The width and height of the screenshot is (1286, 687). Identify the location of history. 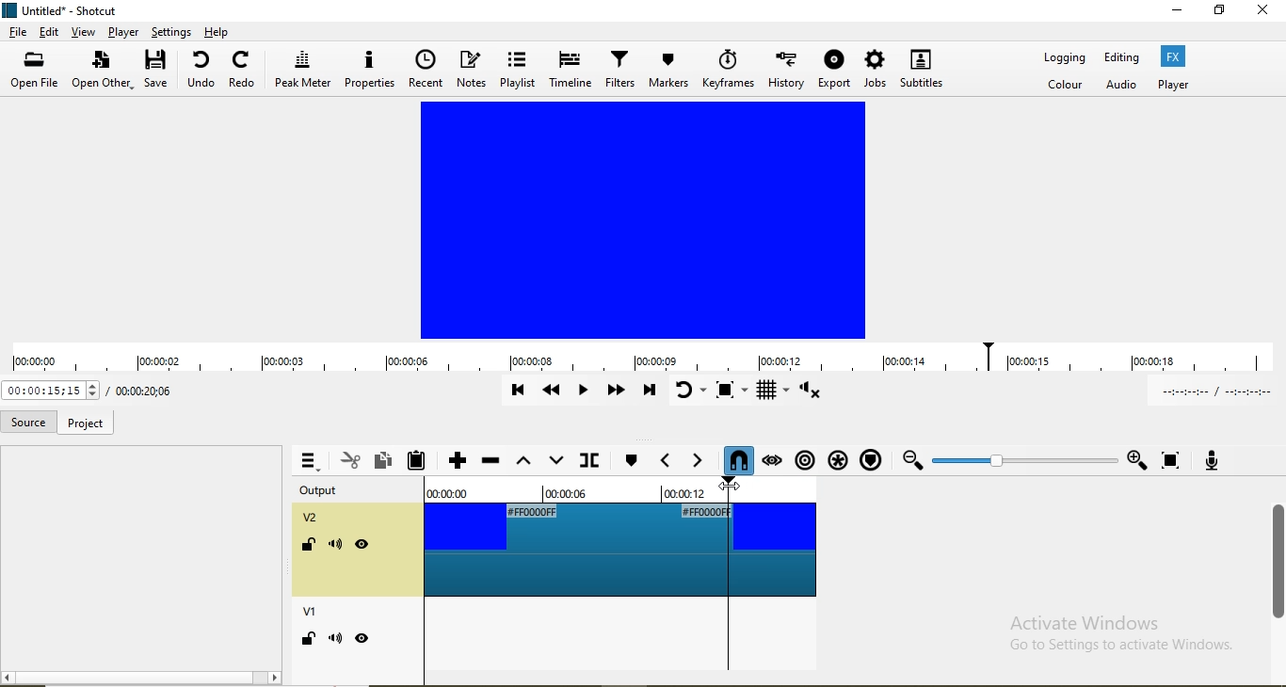
(787, 67).